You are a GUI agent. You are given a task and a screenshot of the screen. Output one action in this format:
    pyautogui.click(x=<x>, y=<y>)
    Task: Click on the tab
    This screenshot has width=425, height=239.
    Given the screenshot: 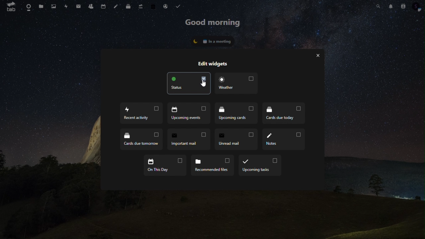 What is the action you would take?
    pyautogui.click(x=9, y=7)
    